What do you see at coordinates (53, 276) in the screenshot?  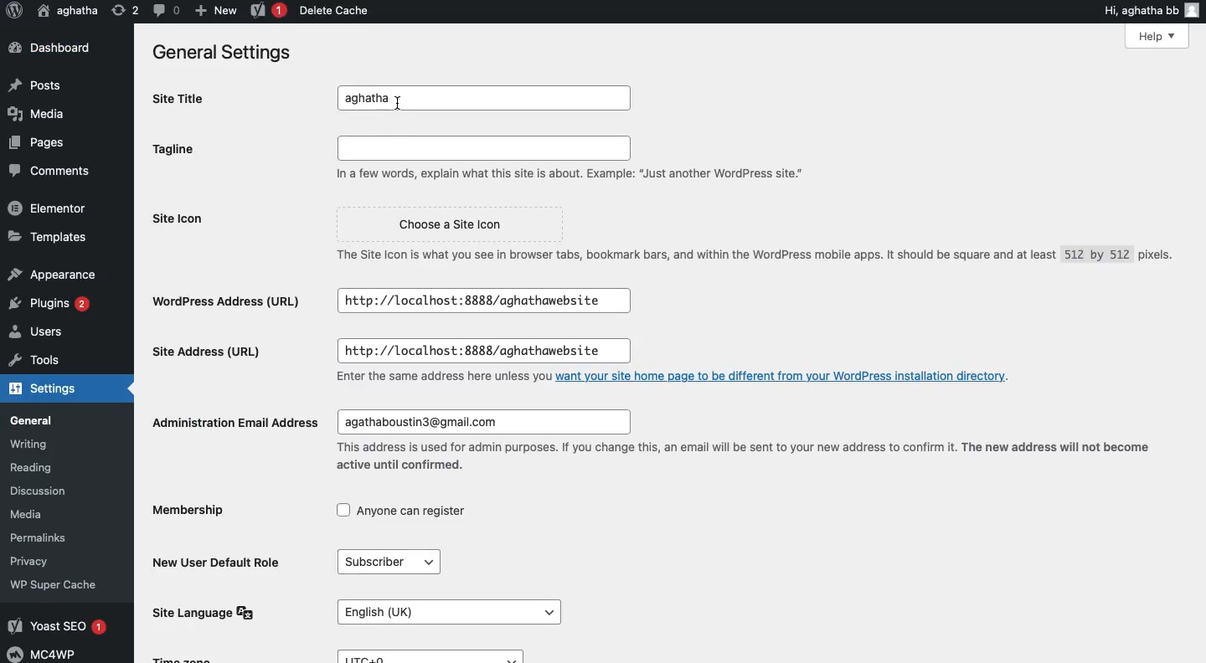 I see `Appearance` at bounding box center [53, 276].